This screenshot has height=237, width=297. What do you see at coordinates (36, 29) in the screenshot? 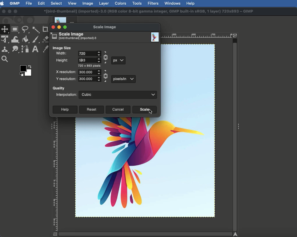
I see `Fuzzy selector` at bounding box center [36, 29].